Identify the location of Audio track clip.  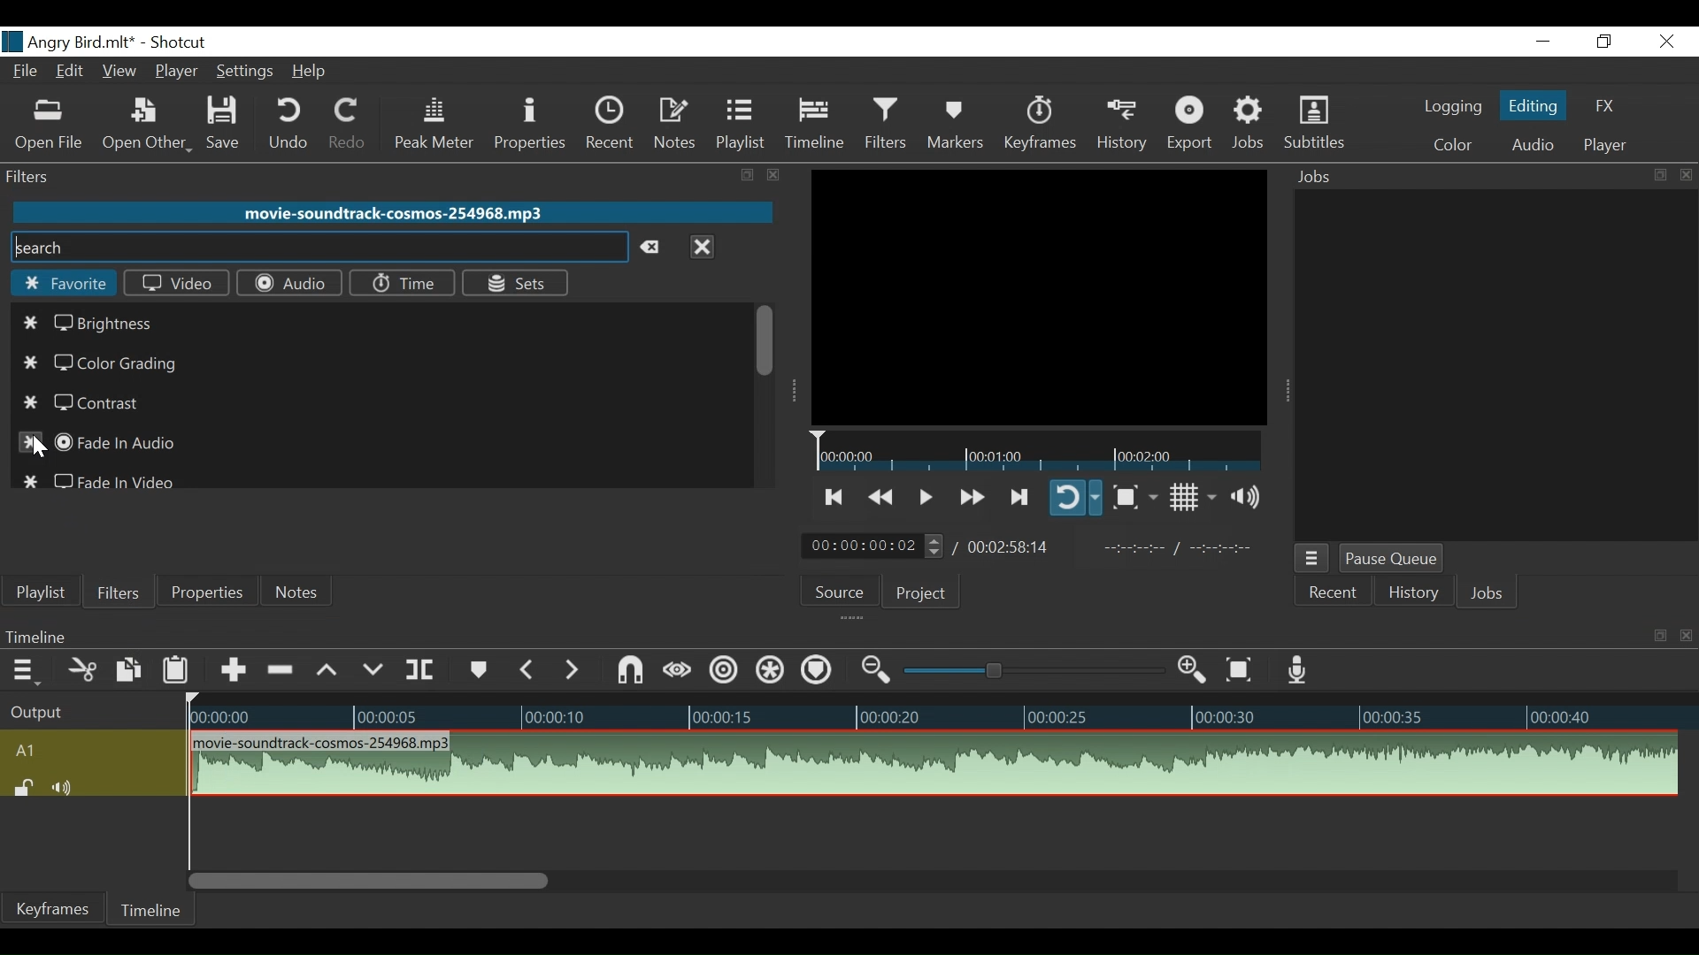
(933, 764).